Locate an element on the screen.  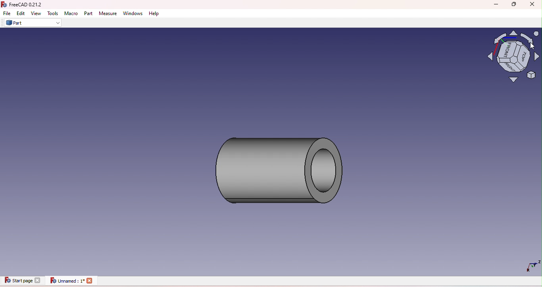
Edit is located at coordinates (21, 13).